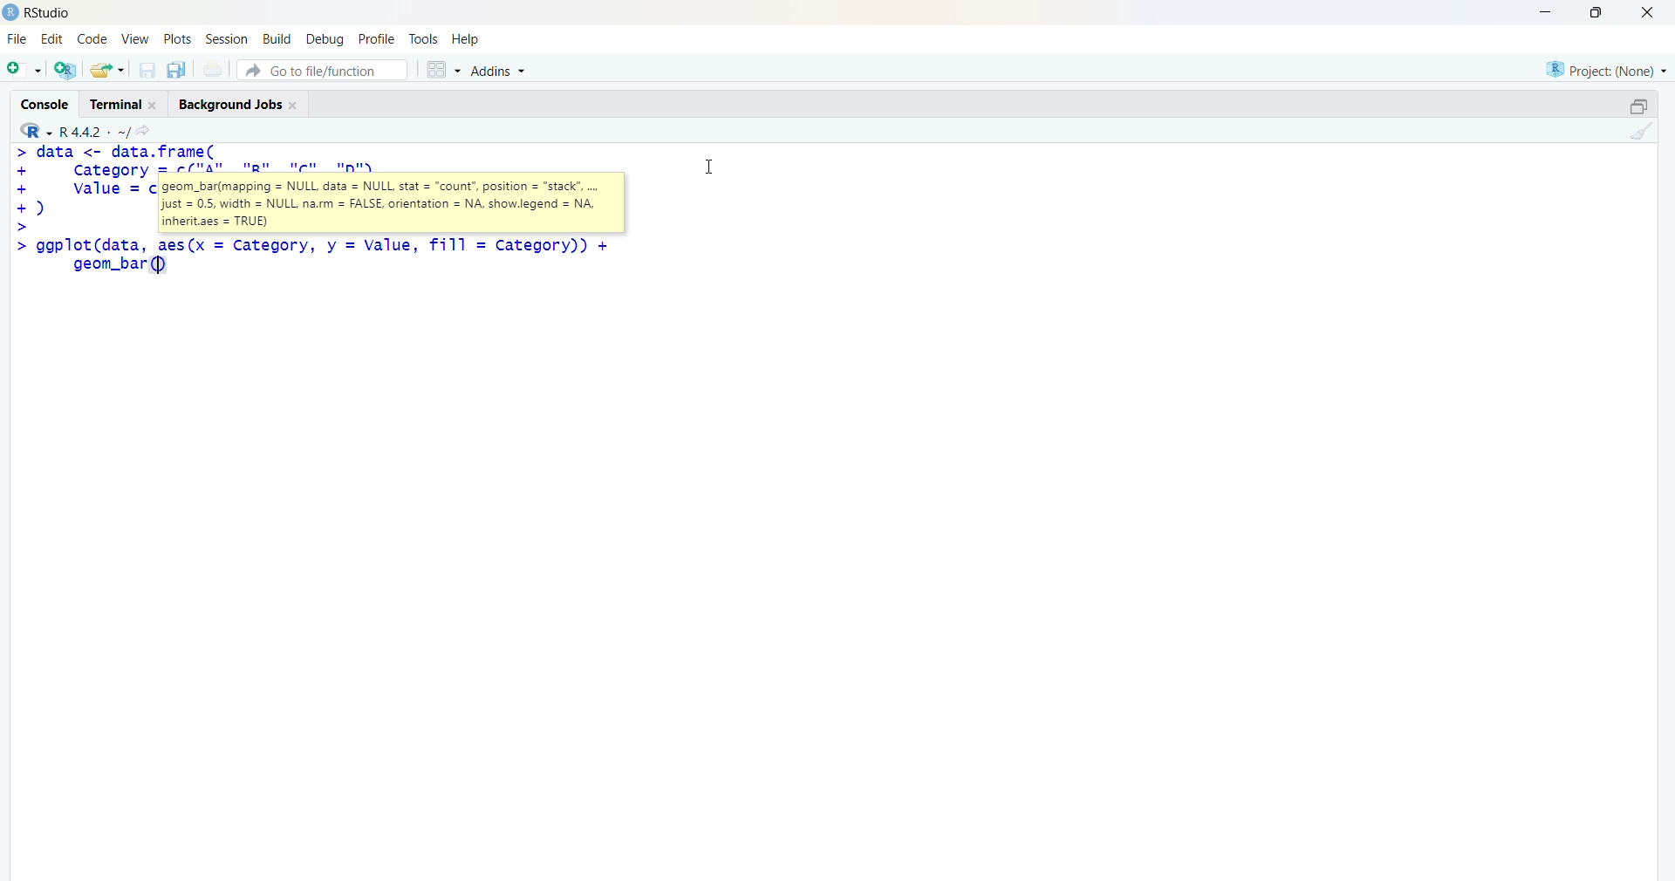 The width and height of the screenshot is (1675, 881). What do you see at coordinates (210, 69) in the screenshot?
I see `print current file` at bounding box center [210, 69].